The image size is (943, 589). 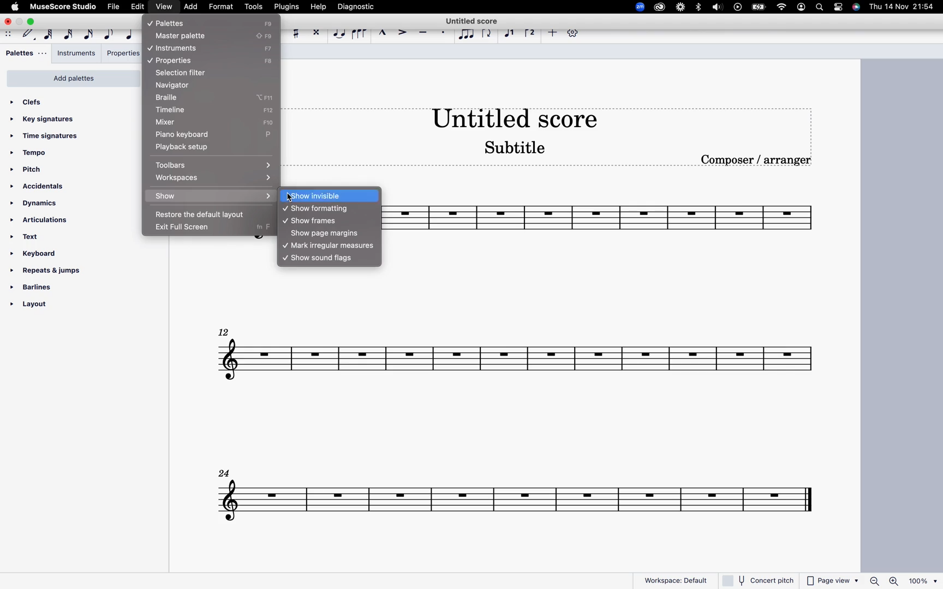 What do you see at coordinates (293, 33) in the screenshot?
I see `toggle sharp` at bounding box center [293, 33].